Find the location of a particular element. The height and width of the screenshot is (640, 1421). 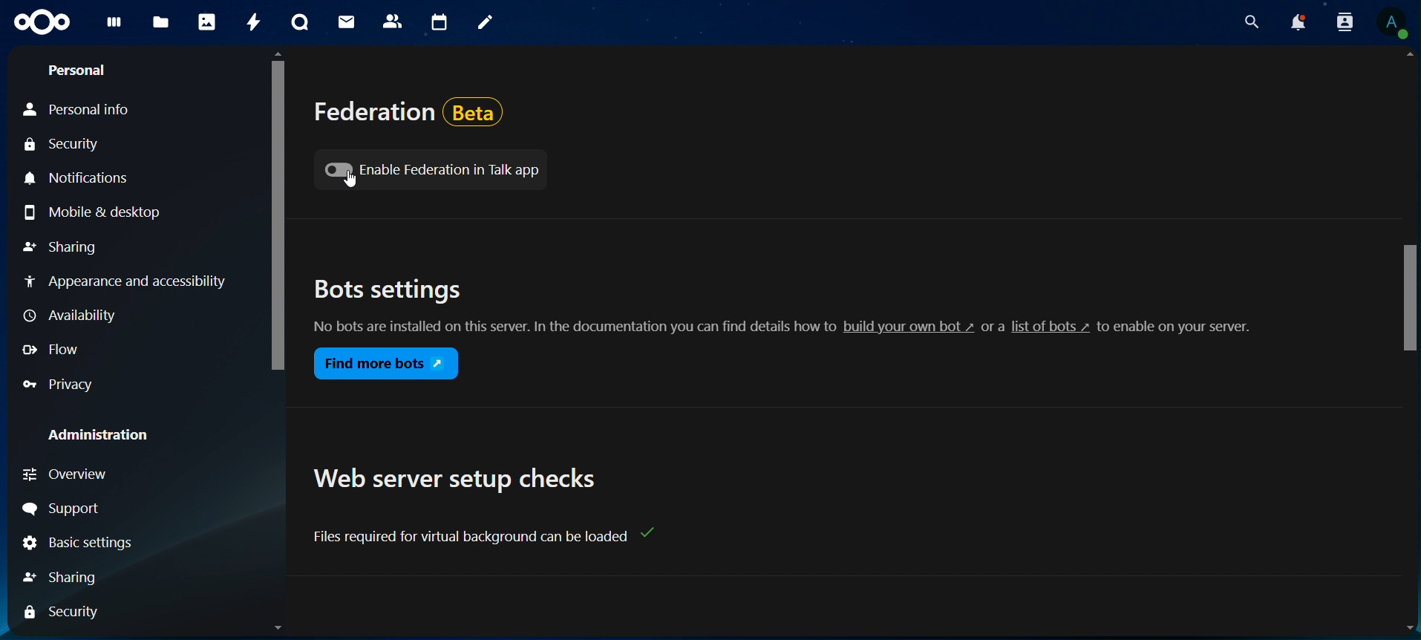

Sharing is located at coordinates (65, 578).